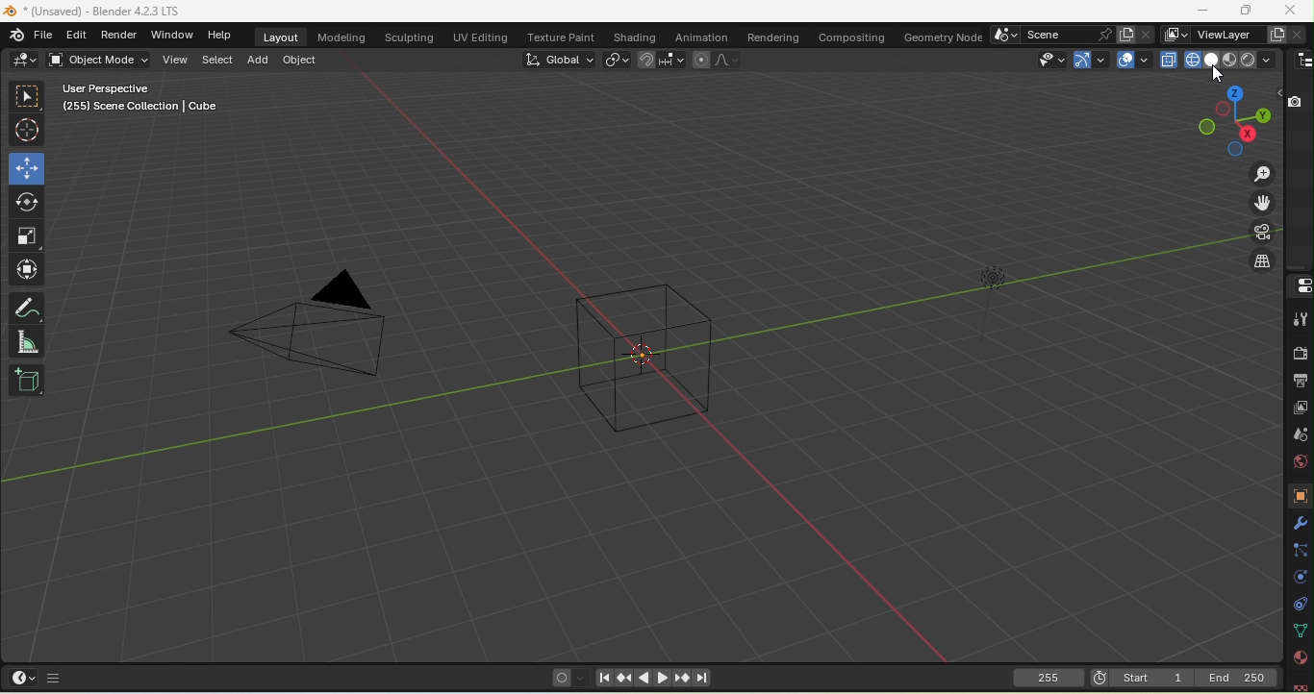  I want to click on Add, so click(257, 60).